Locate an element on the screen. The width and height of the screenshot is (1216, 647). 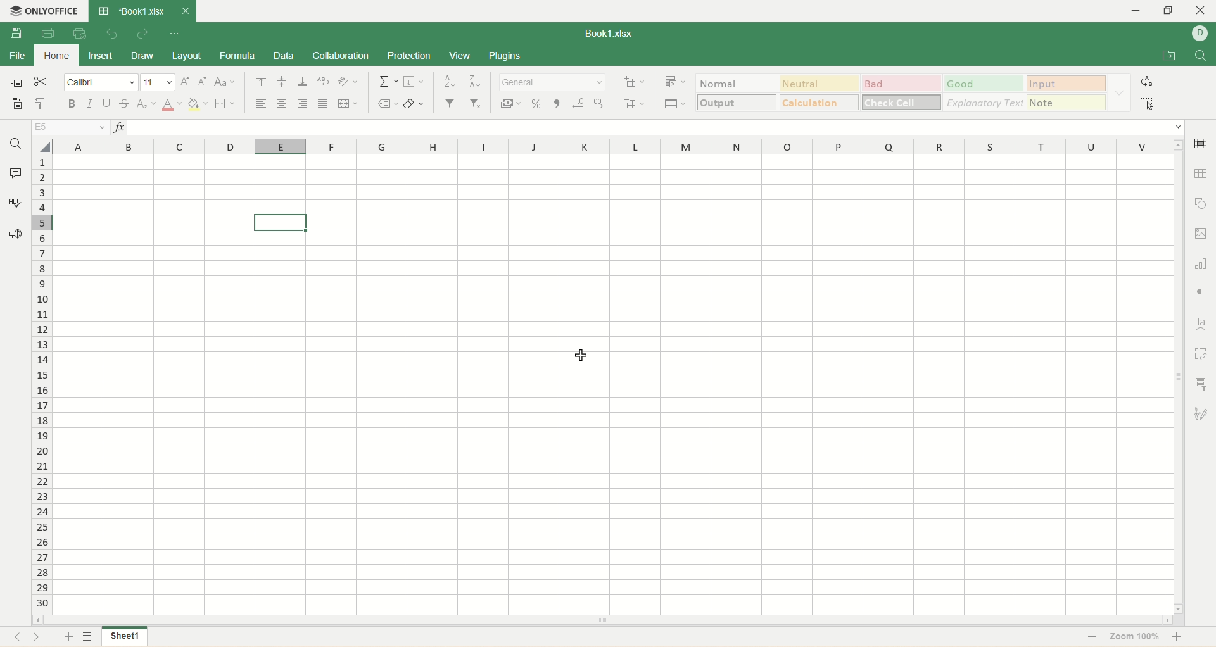
replace is located at coordinates (1150, 83).